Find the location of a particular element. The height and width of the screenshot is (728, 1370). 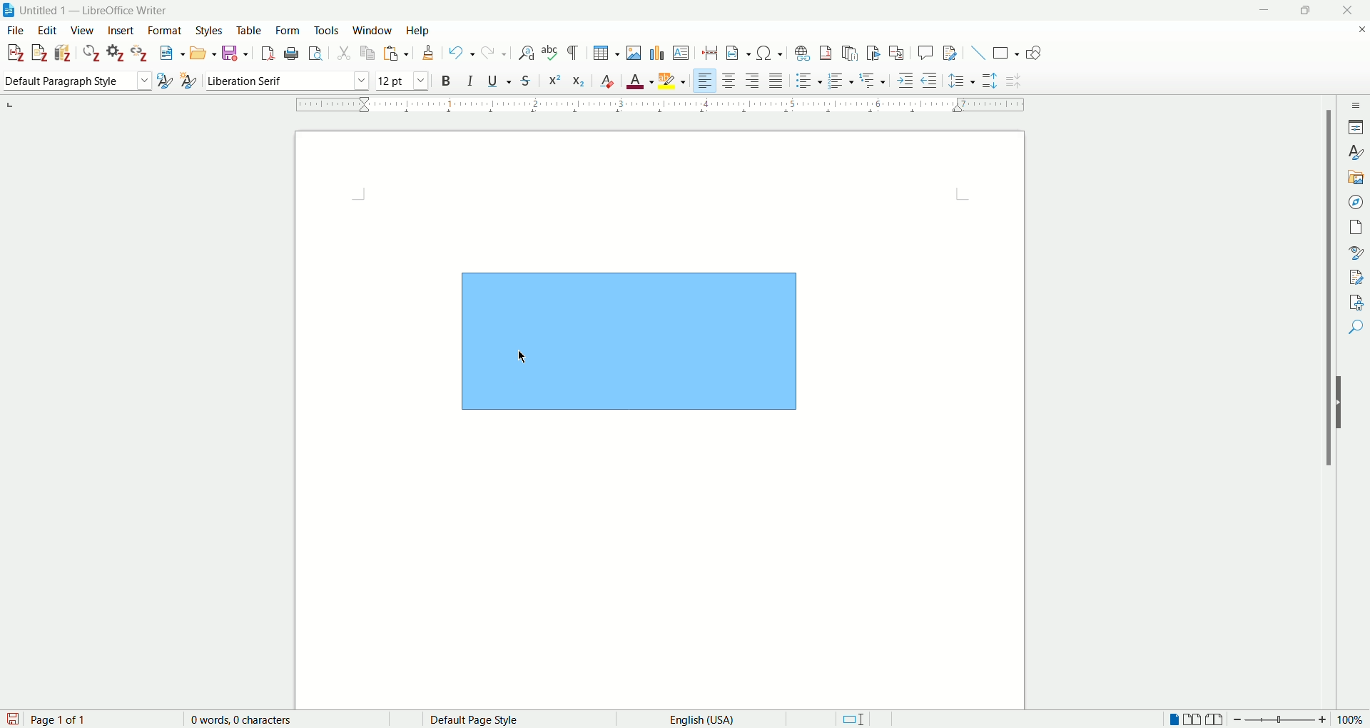

insert line is located at coordinates (977, 53).